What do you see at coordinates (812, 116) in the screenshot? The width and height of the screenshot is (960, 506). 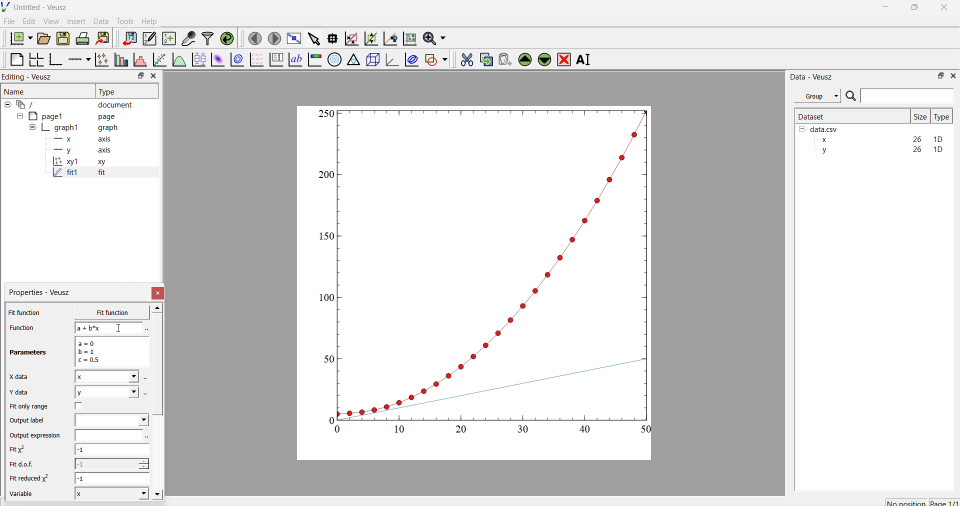 I see `Dataset` at bounding box center [812, 116].